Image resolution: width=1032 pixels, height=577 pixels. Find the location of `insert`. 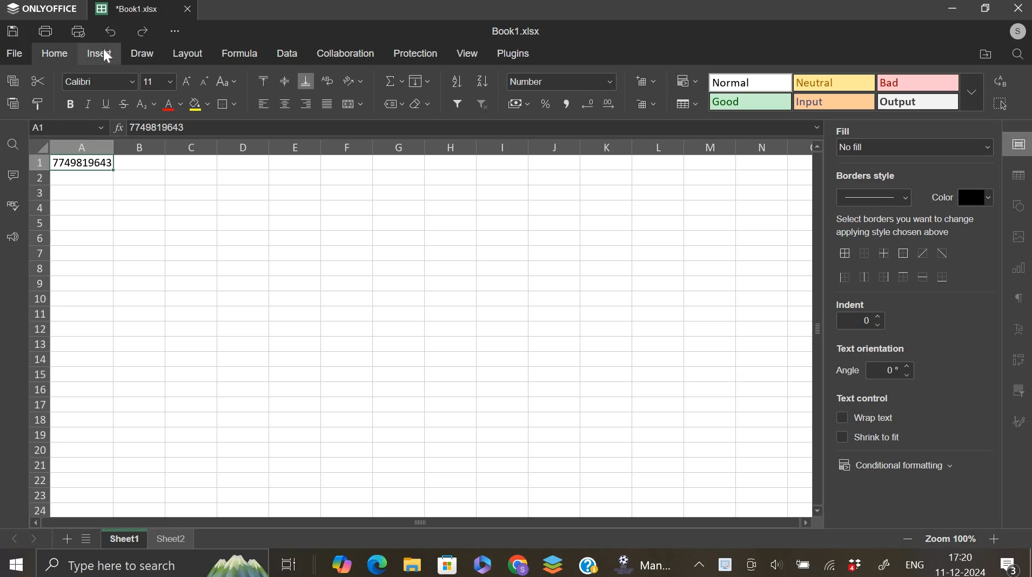

insert is located at coordinates (99, 53).